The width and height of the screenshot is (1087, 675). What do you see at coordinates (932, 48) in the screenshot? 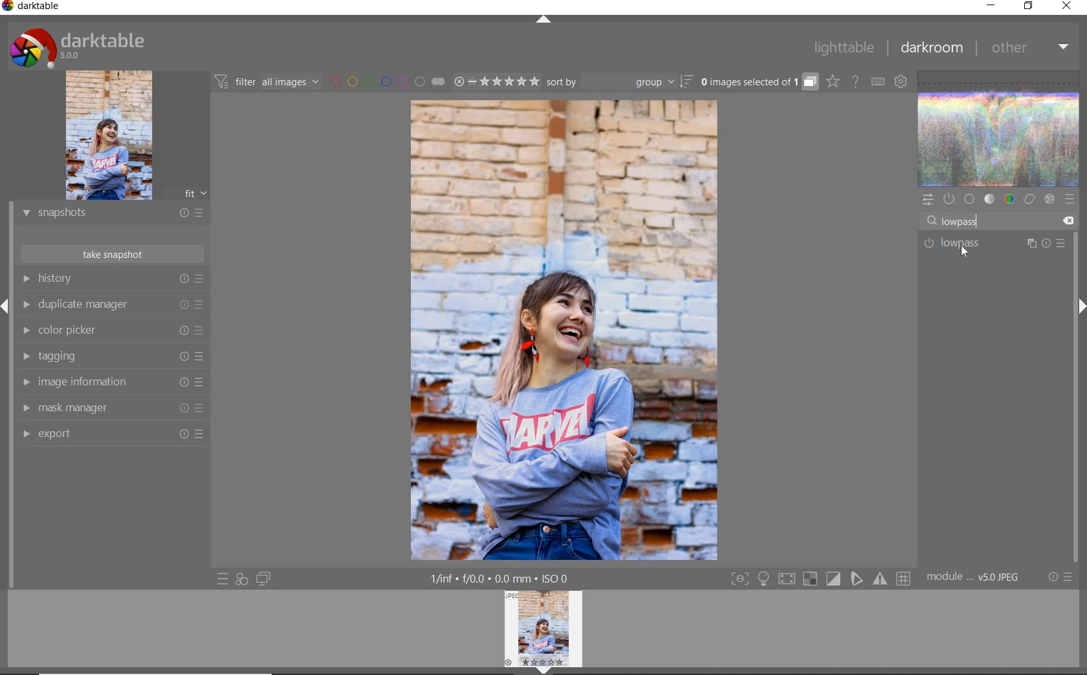
I see `darkroom` at bounding box center [932, 48].